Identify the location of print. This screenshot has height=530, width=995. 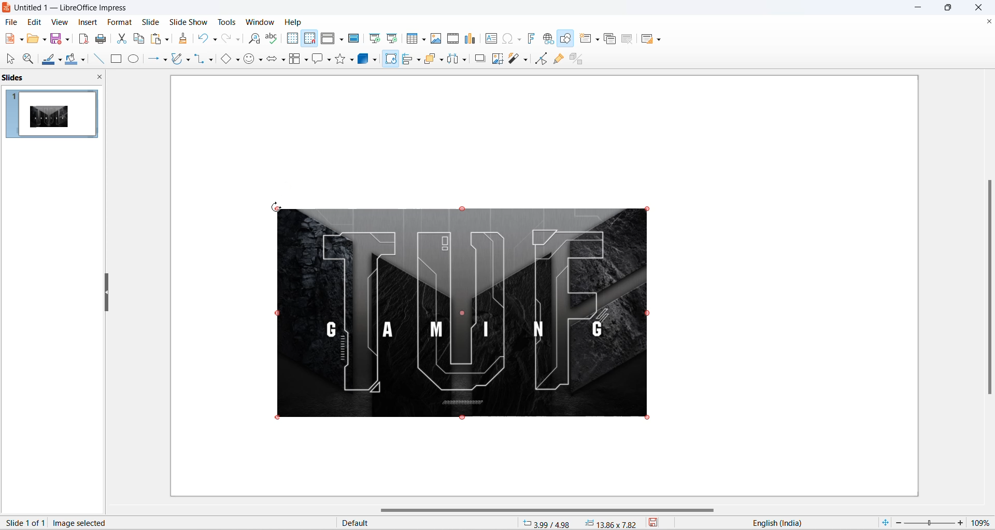
(104, 39).